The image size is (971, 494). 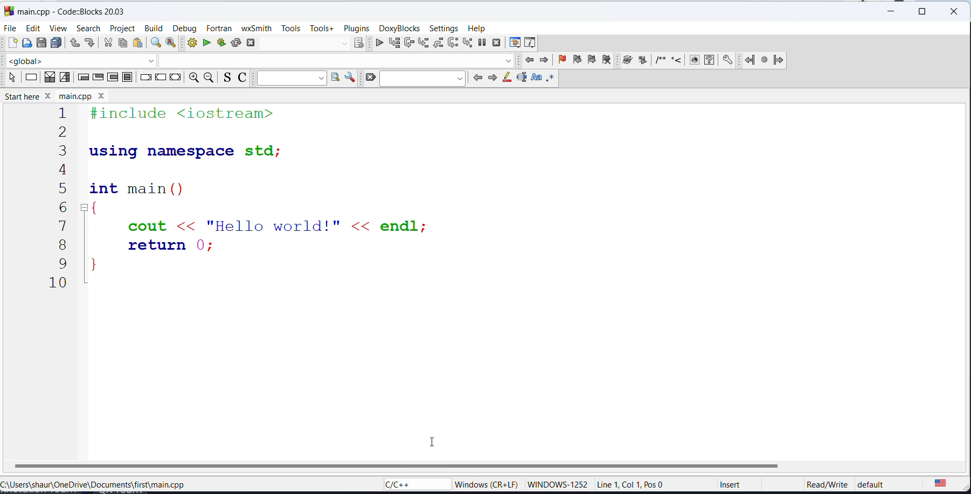 I want to click on search, so click(x=88, y=27).